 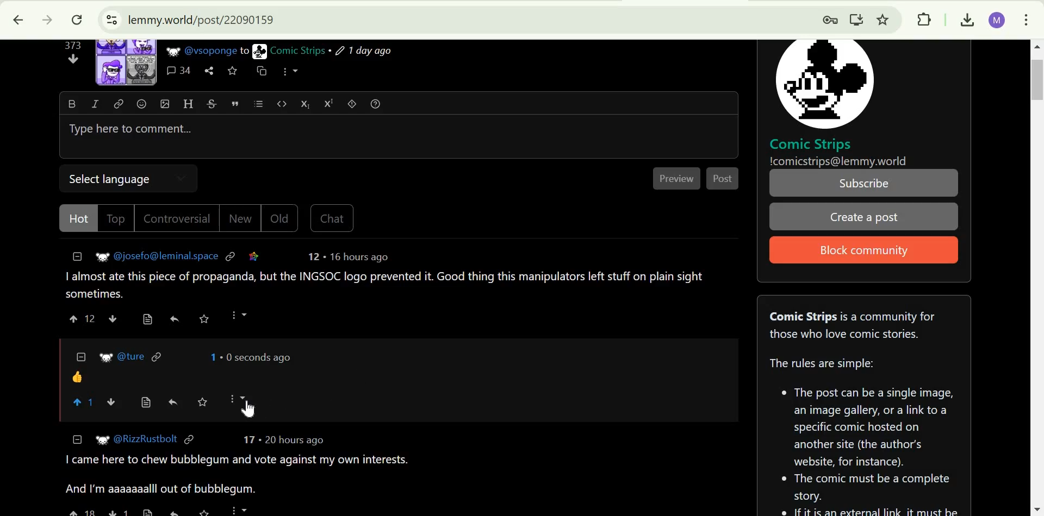 What do you see at coordinates (172, 51) in the screenshot?
I see `picture` at bounding box center [172, 51].